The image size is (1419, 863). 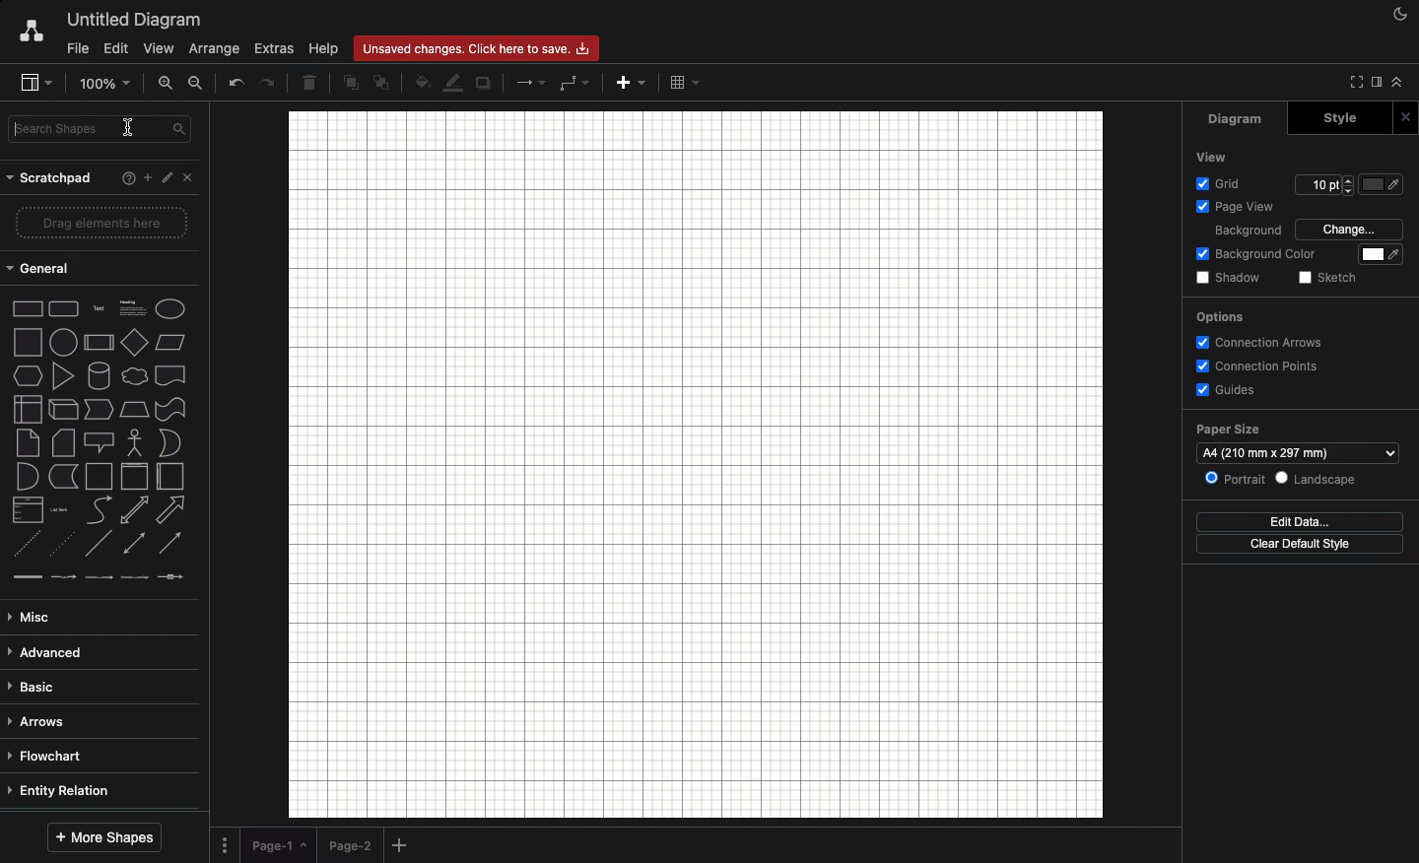 What do you see at coordinates (323, 49) in the screenshot?
I see `Help` at bounding box center [323, 49].